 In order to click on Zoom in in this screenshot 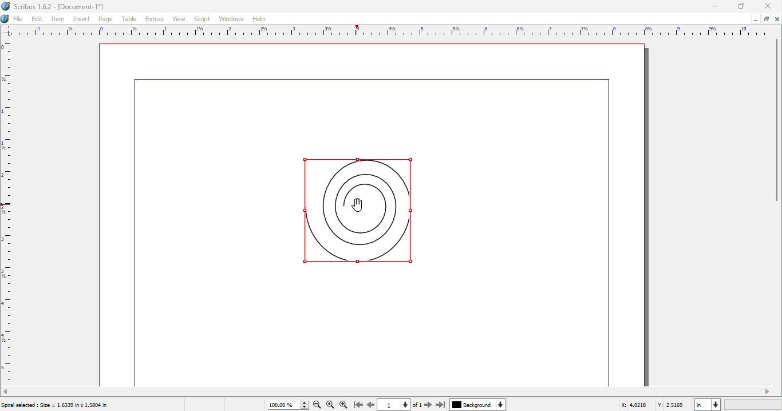, I will do `click(345, 405)`.